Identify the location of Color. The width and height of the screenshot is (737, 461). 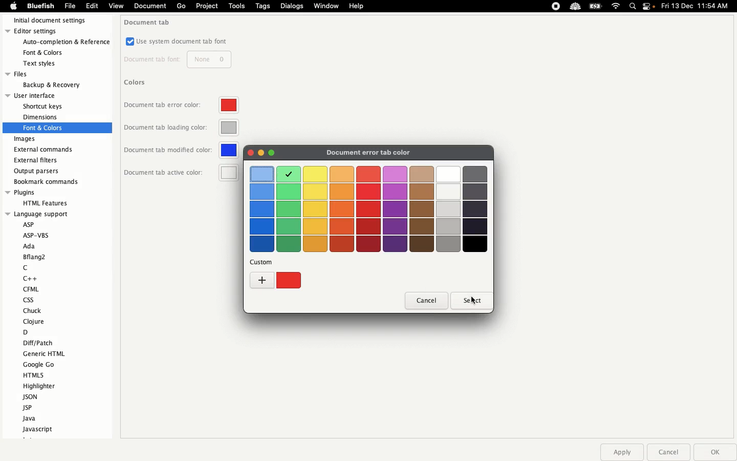
(251, 154).